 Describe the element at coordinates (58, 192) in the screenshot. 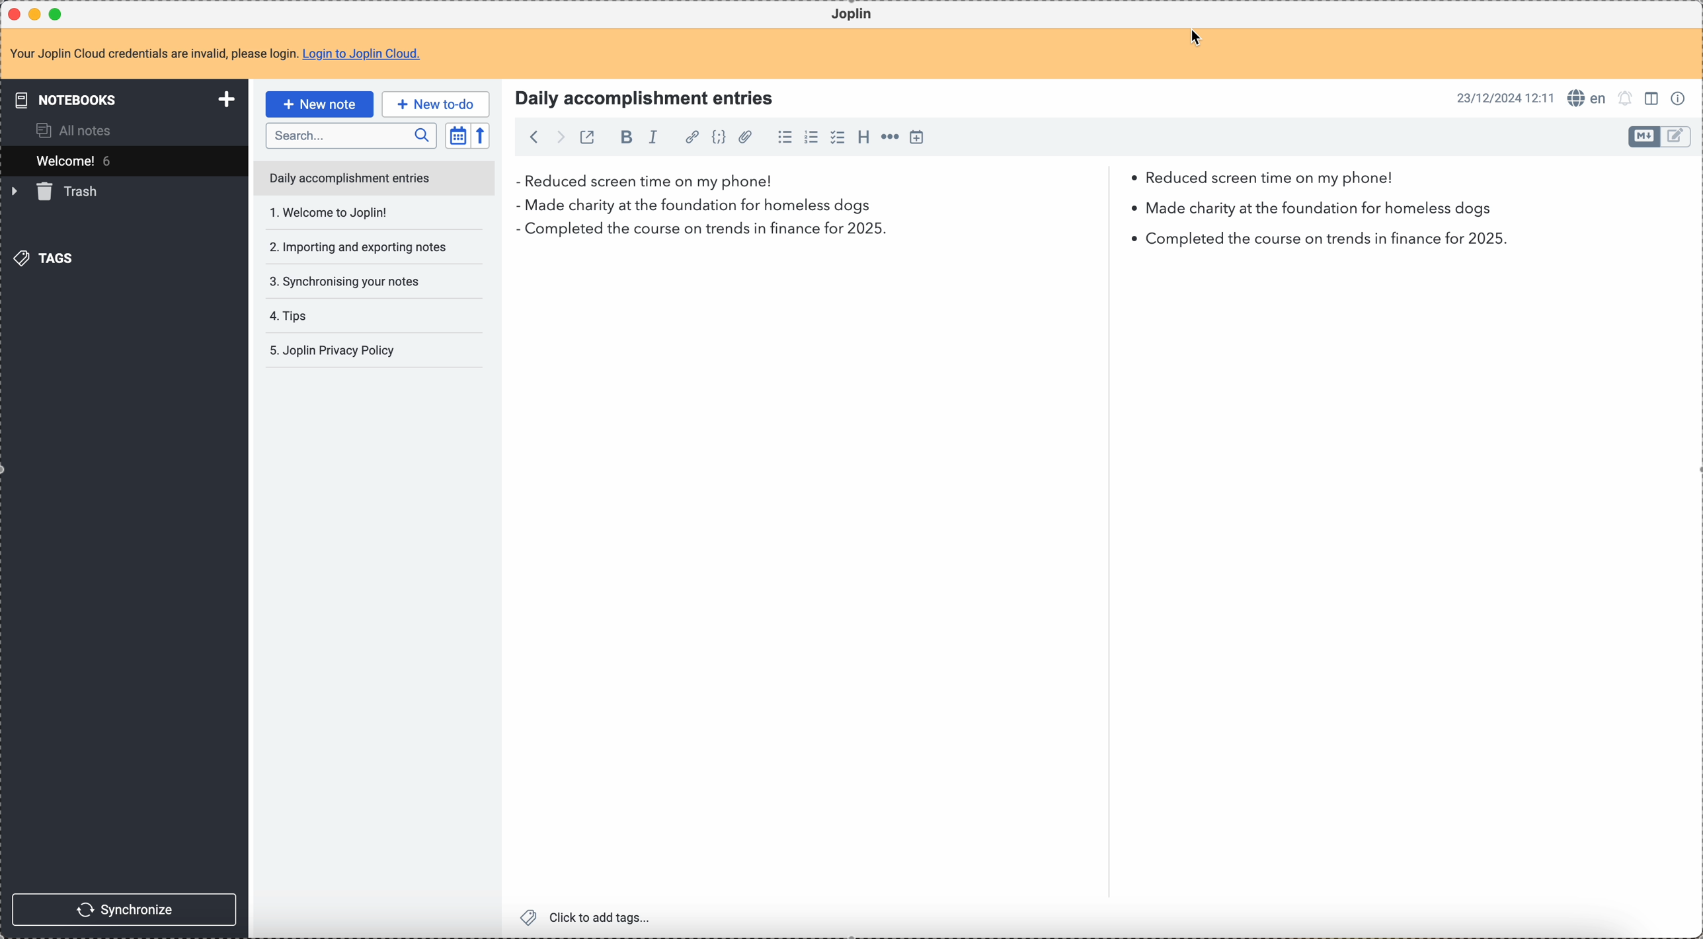

I see `trash` at that location.